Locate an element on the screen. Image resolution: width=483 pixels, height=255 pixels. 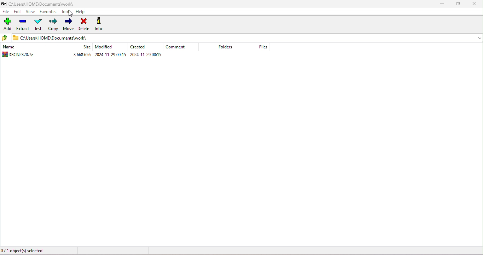
c:\users\home\documents\work\ is located at coordinates (210, 38).